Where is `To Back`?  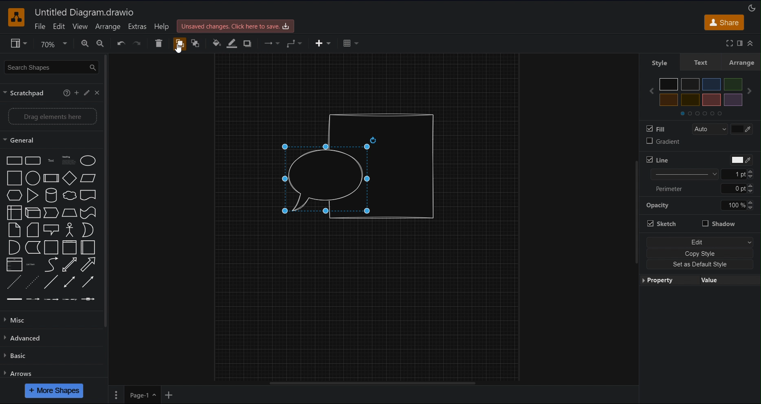 To Back is located at coordinates (197, 43).